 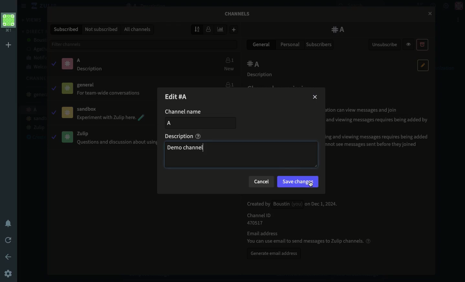 What do you see at coordinates (102, 137) in the screenshot?
I see `Zulip` at bounding box center [102, 137].